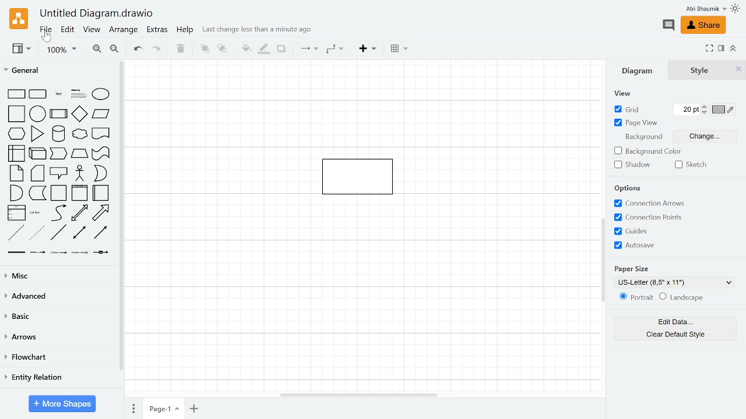  I want to click on pages, so click(132, 408).